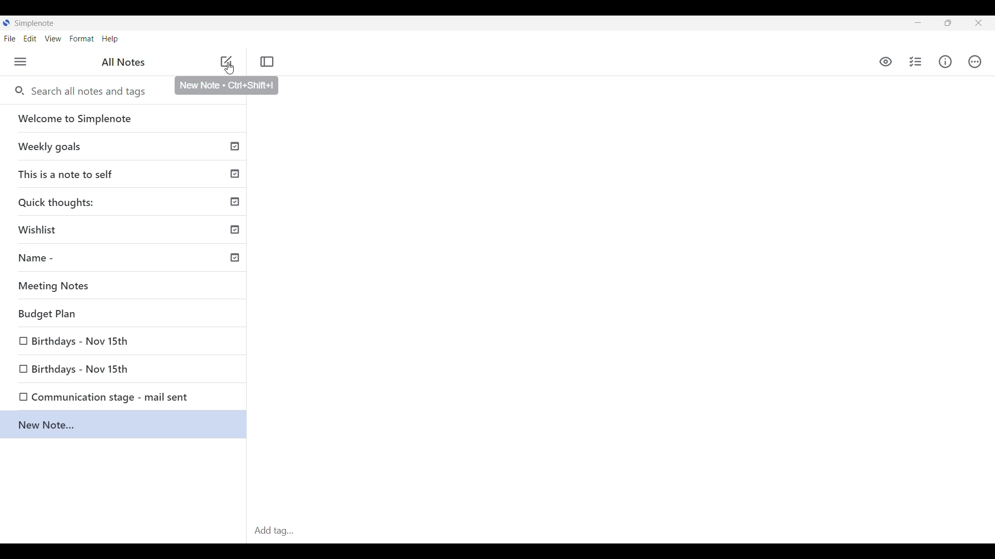  I want to click on Cursor, so click(229, 69).